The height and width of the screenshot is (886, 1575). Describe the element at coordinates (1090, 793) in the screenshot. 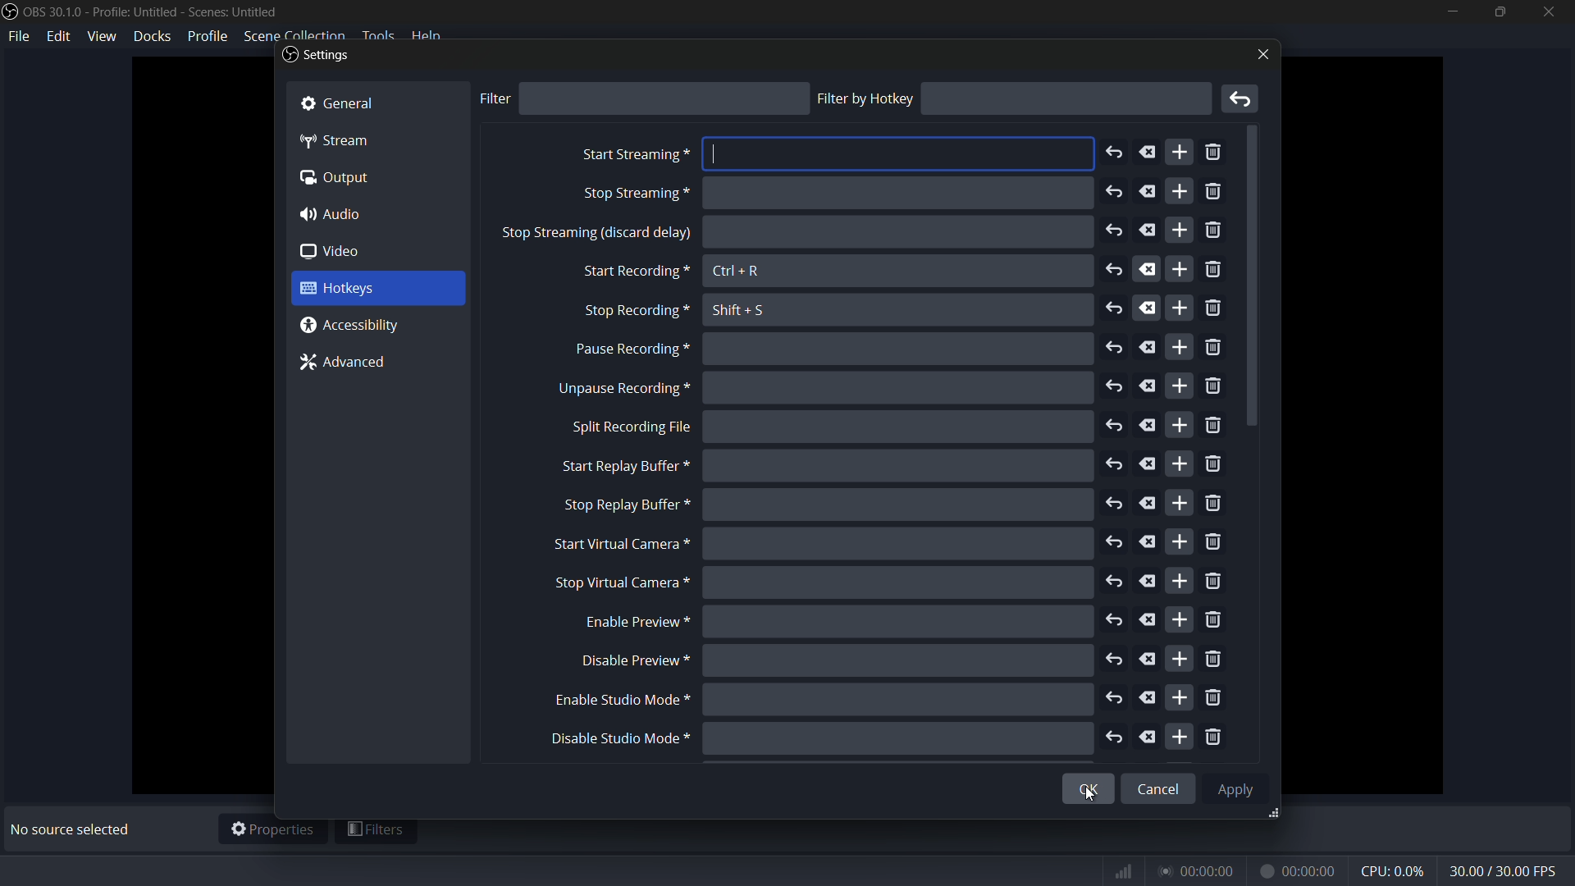

I see `cursor` at that location.